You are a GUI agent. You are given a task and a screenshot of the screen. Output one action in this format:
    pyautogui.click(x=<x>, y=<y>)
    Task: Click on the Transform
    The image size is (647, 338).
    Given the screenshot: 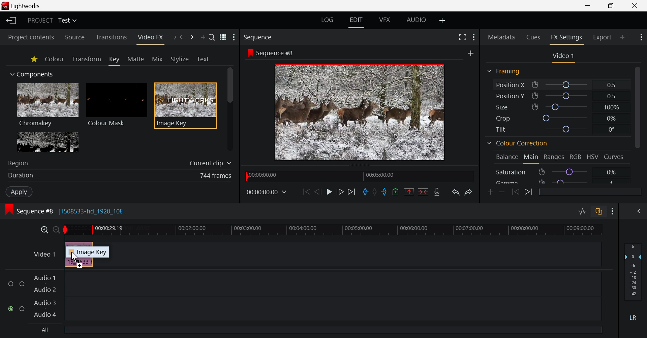 What is the action you would take?
    pyautogui.click(x=86, y=60)
    